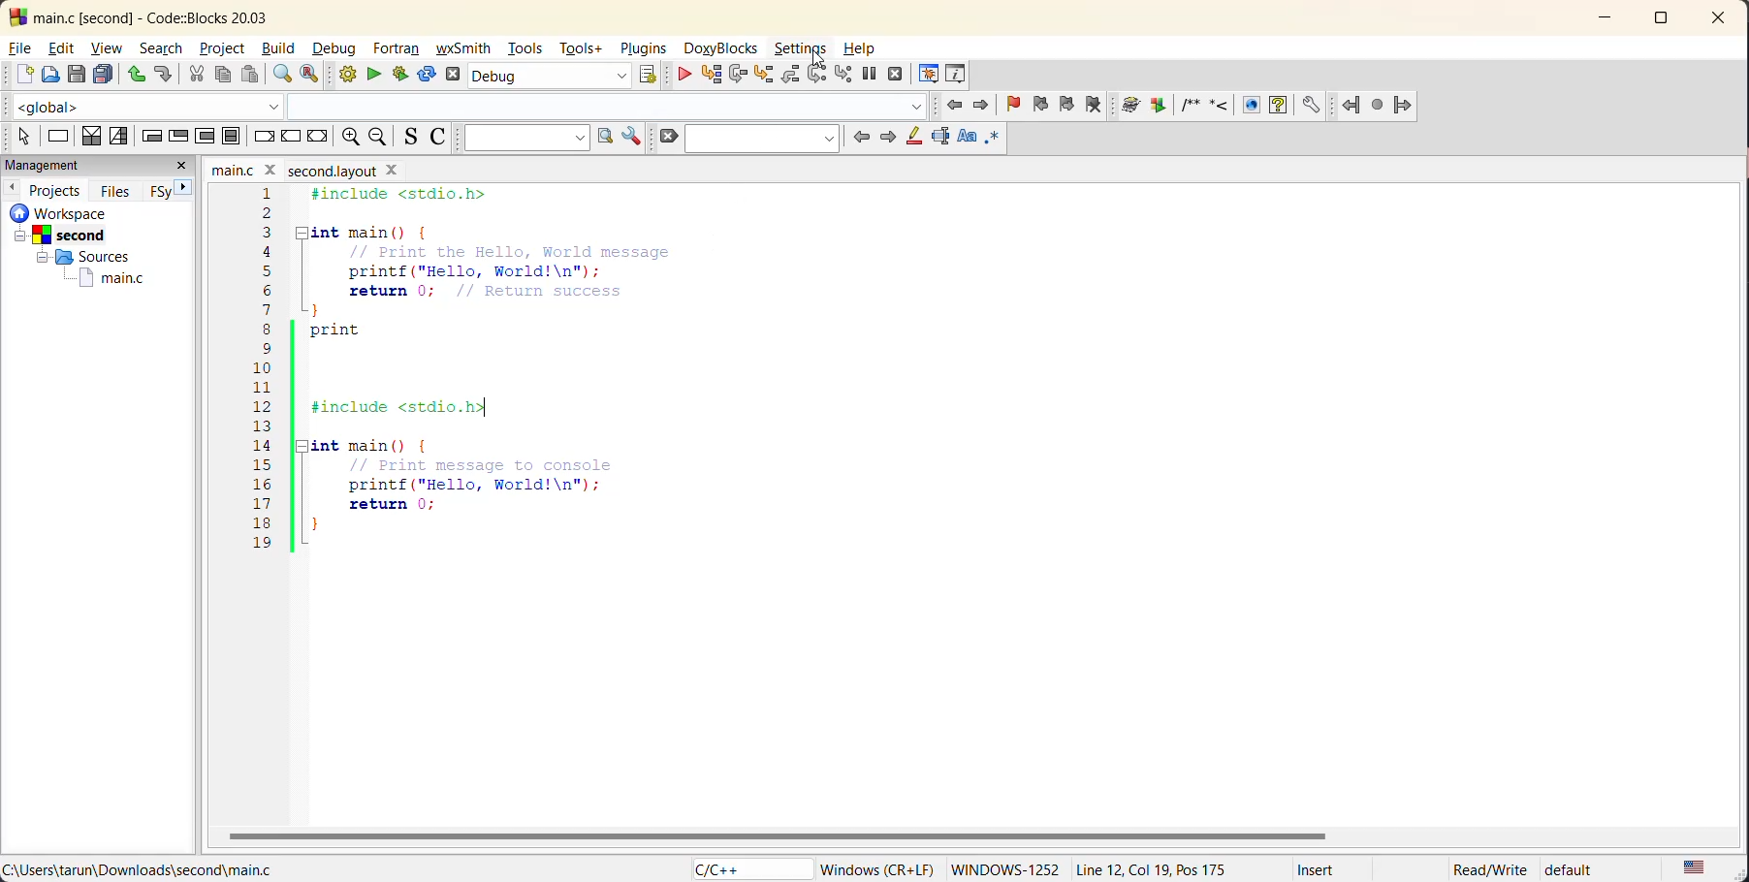 The height and width of the screenshot is (882, 1749). What do you see at coordinates (221, 73) in the screenshot?
I see `copy` at bounding box center [221, 73].